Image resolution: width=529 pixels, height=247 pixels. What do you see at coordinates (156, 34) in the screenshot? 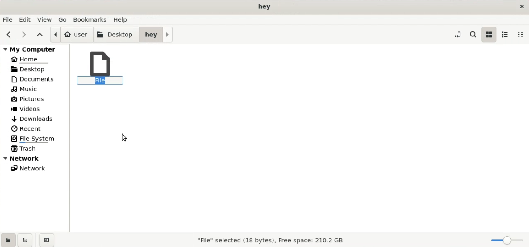
I see `hey` at bounding box center [156, 34].